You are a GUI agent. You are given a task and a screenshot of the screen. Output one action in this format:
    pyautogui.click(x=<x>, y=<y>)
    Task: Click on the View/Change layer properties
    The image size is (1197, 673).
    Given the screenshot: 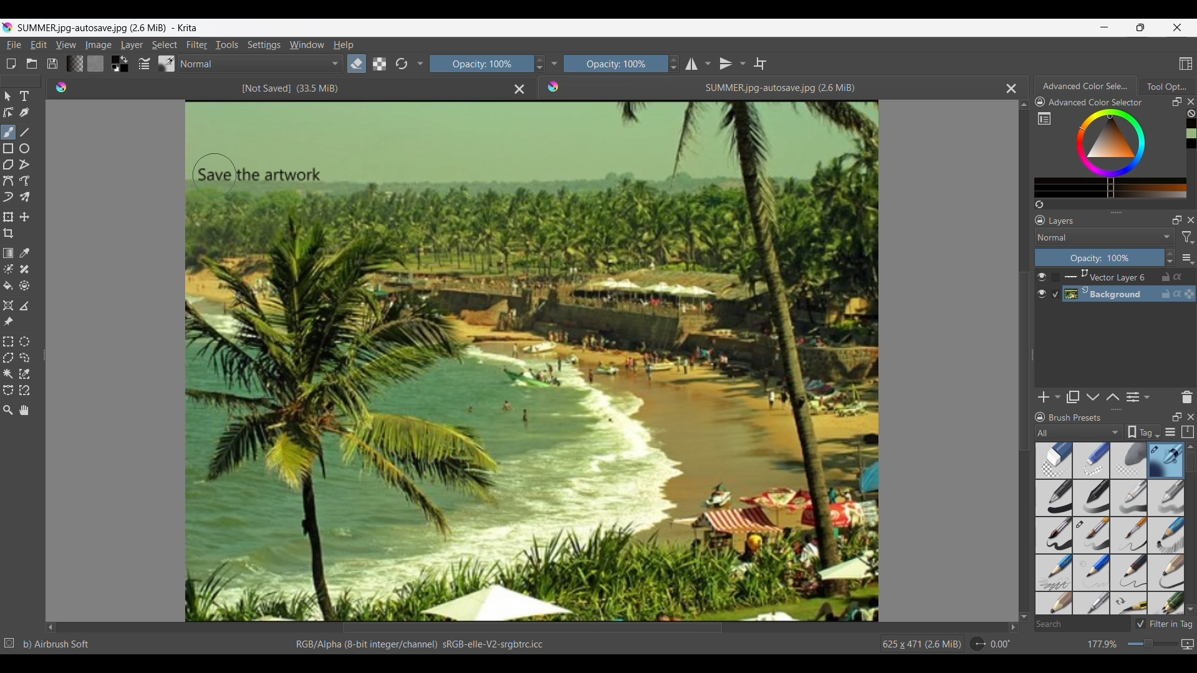 What is the action you would take?
    pyautogui.click(x=1139, y=397)
    